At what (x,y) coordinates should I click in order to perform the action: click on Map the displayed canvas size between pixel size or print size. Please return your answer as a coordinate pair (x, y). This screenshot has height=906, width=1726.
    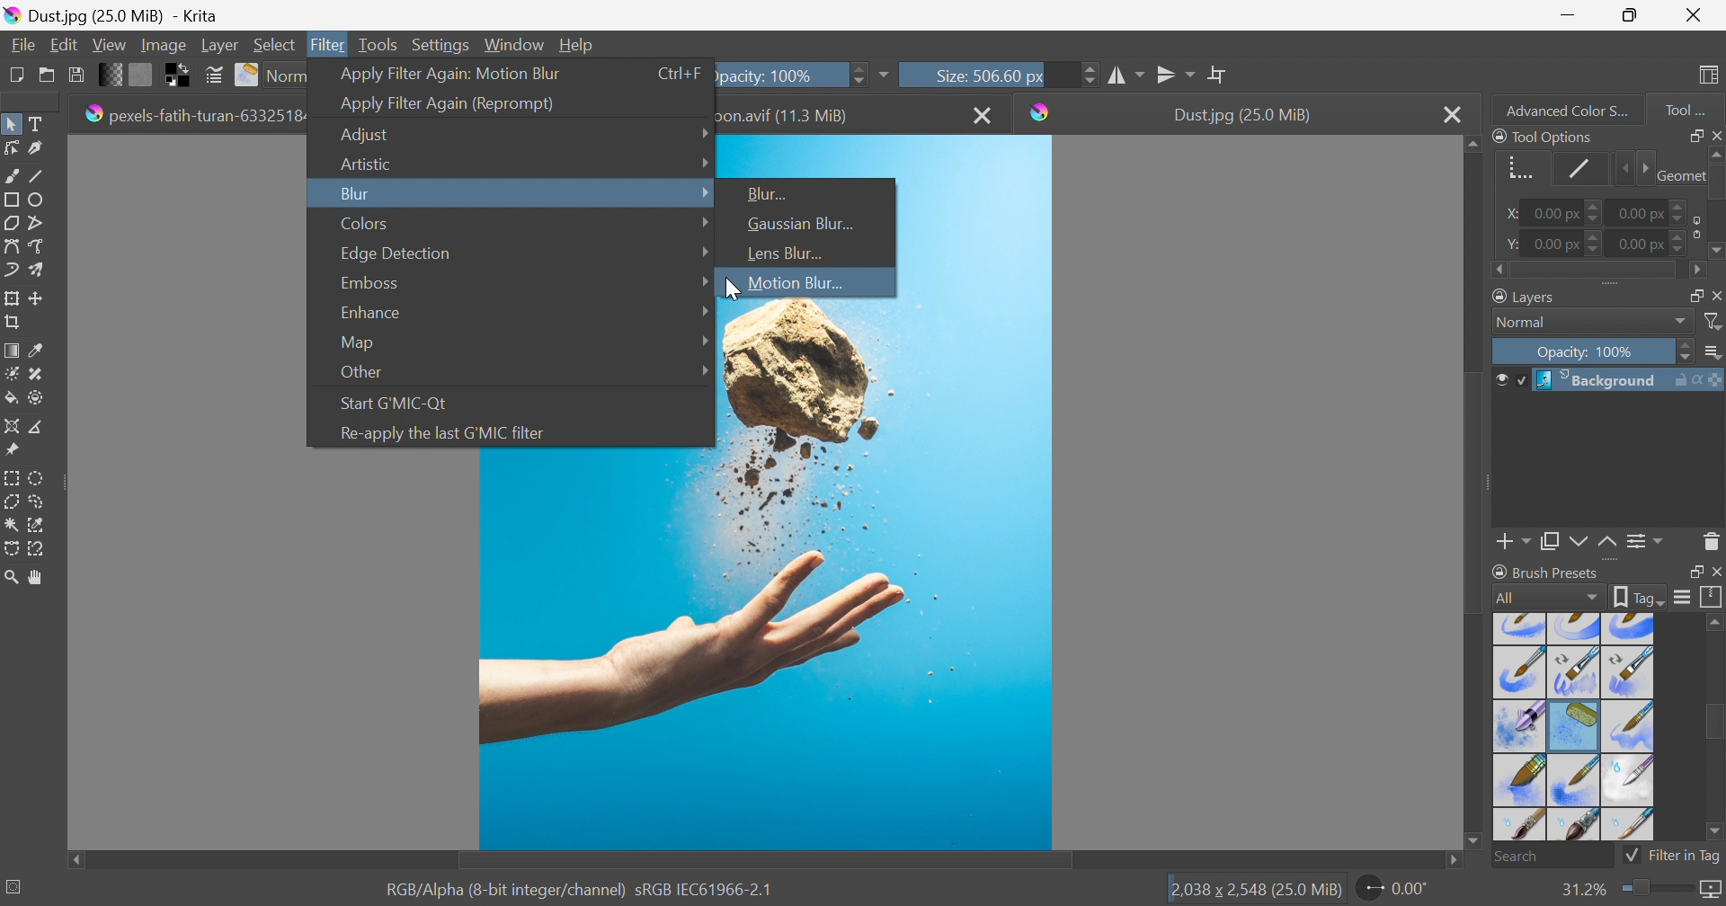
    Looking at the image, I should click on (1710, 891).